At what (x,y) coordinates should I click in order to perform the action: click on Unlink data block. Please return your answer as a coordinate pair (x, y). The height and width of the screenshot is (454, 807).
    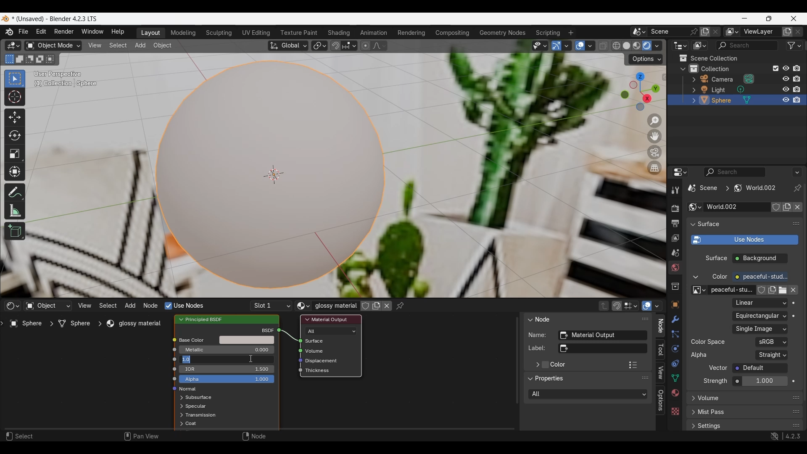
    Looking at the image, I should click on (387, 306).